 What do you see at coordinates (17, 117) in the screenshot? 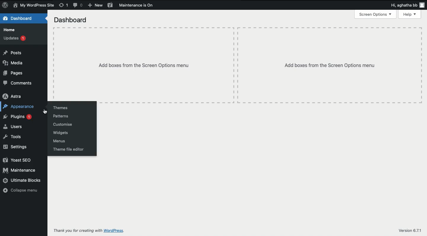
I see `Plugins` at bounding box center [17, 117].